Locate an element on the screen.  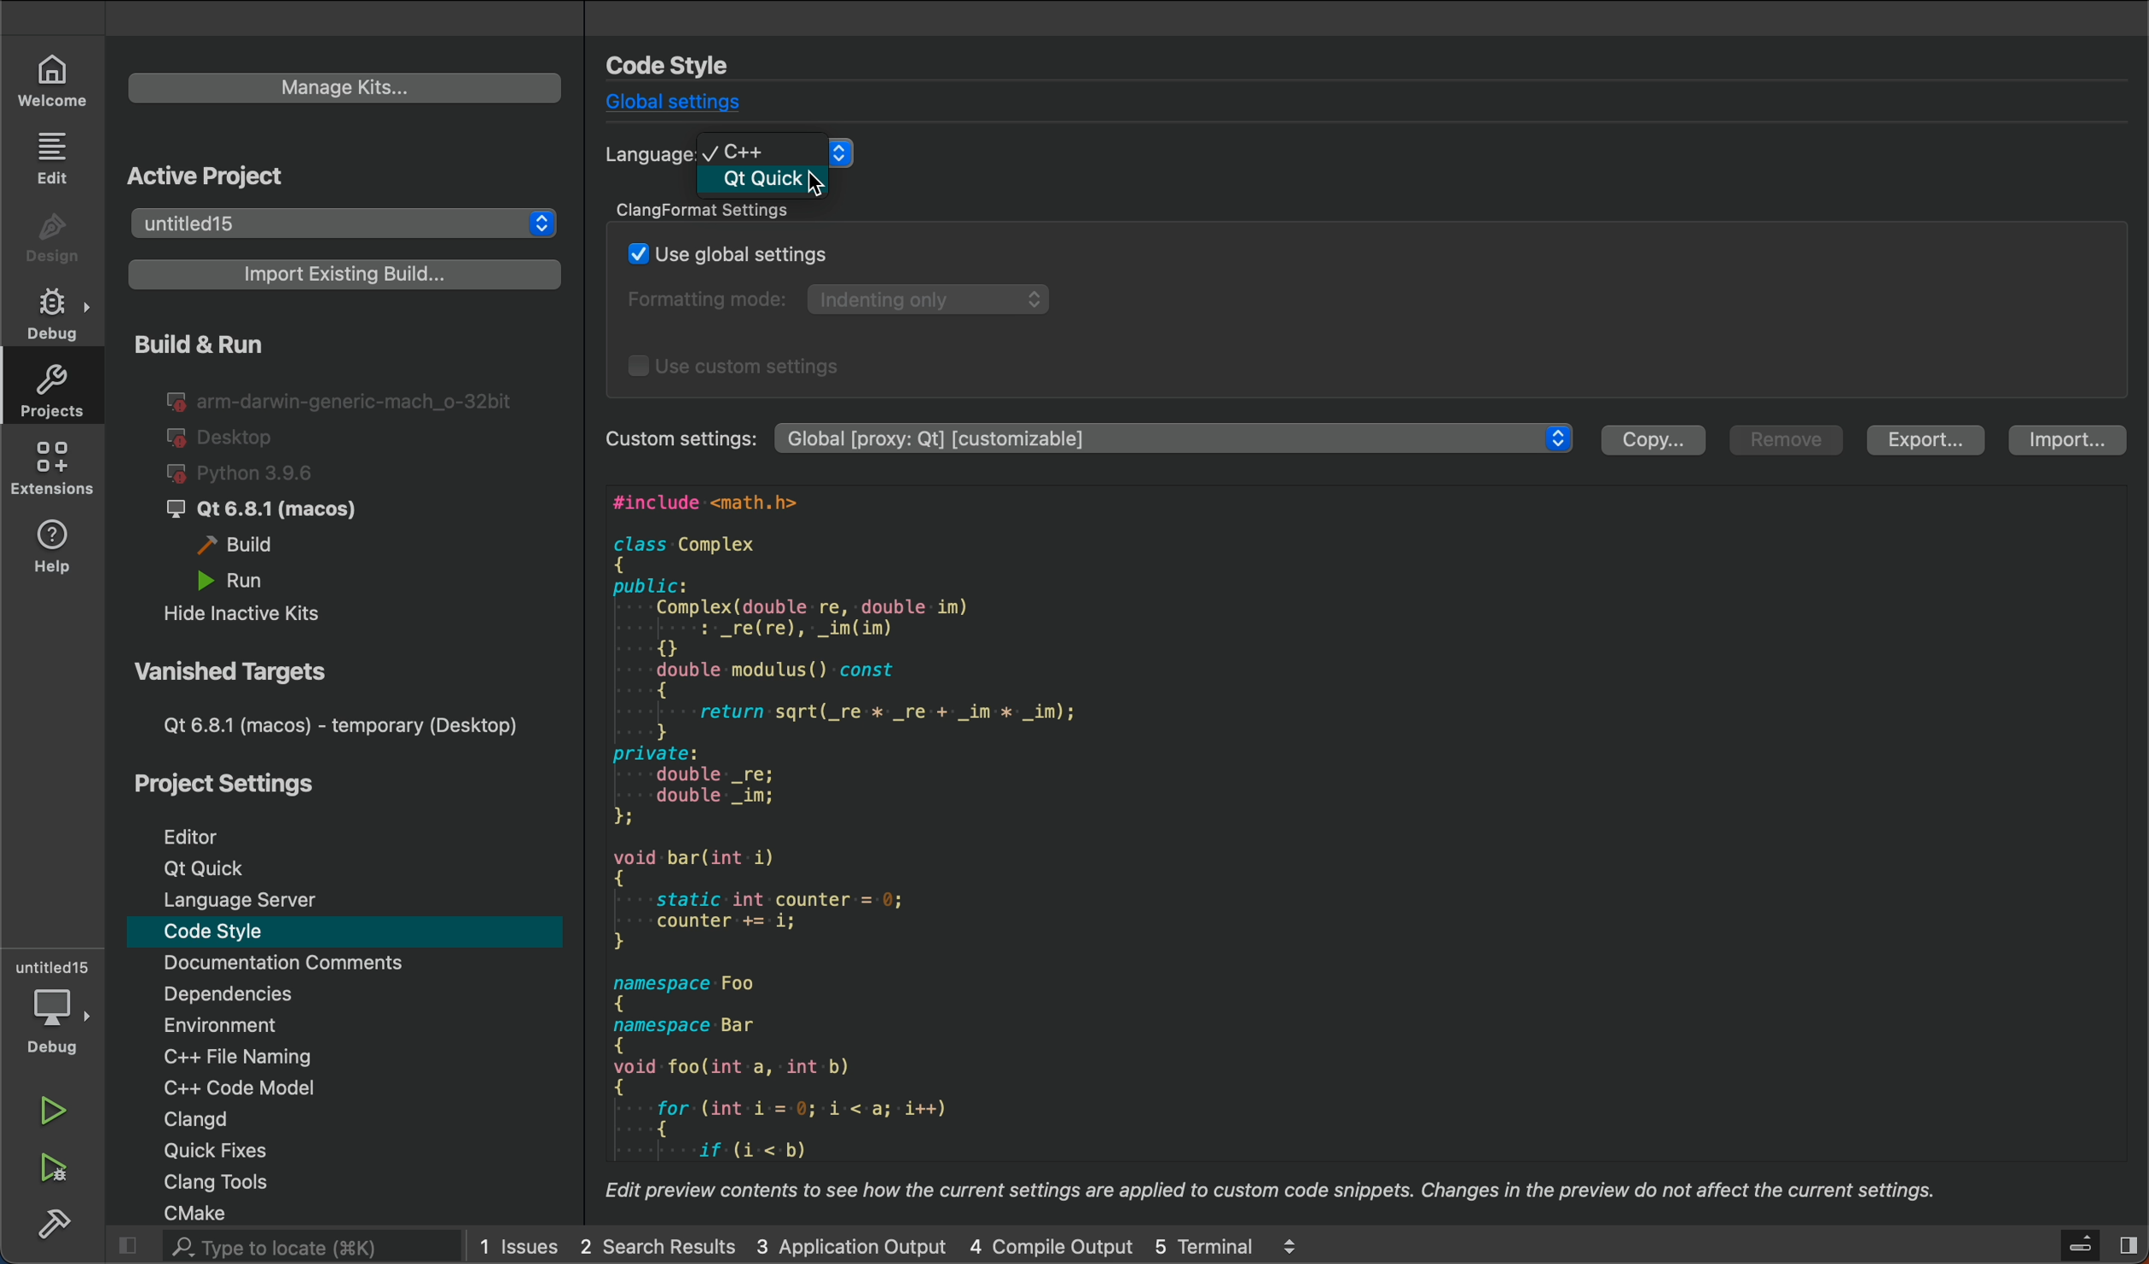
projects is located at coordinates (51, 388).